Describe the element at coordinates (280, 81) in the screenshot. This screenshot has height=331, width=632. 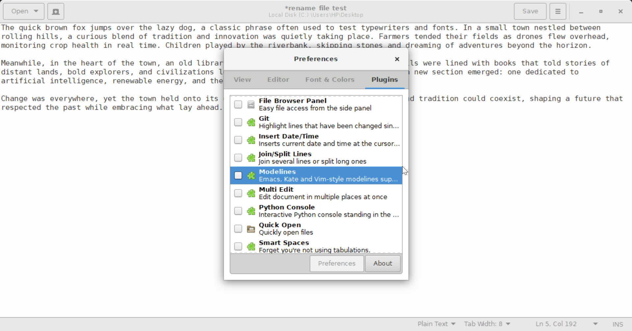
I see `Editor Tab` at that location.